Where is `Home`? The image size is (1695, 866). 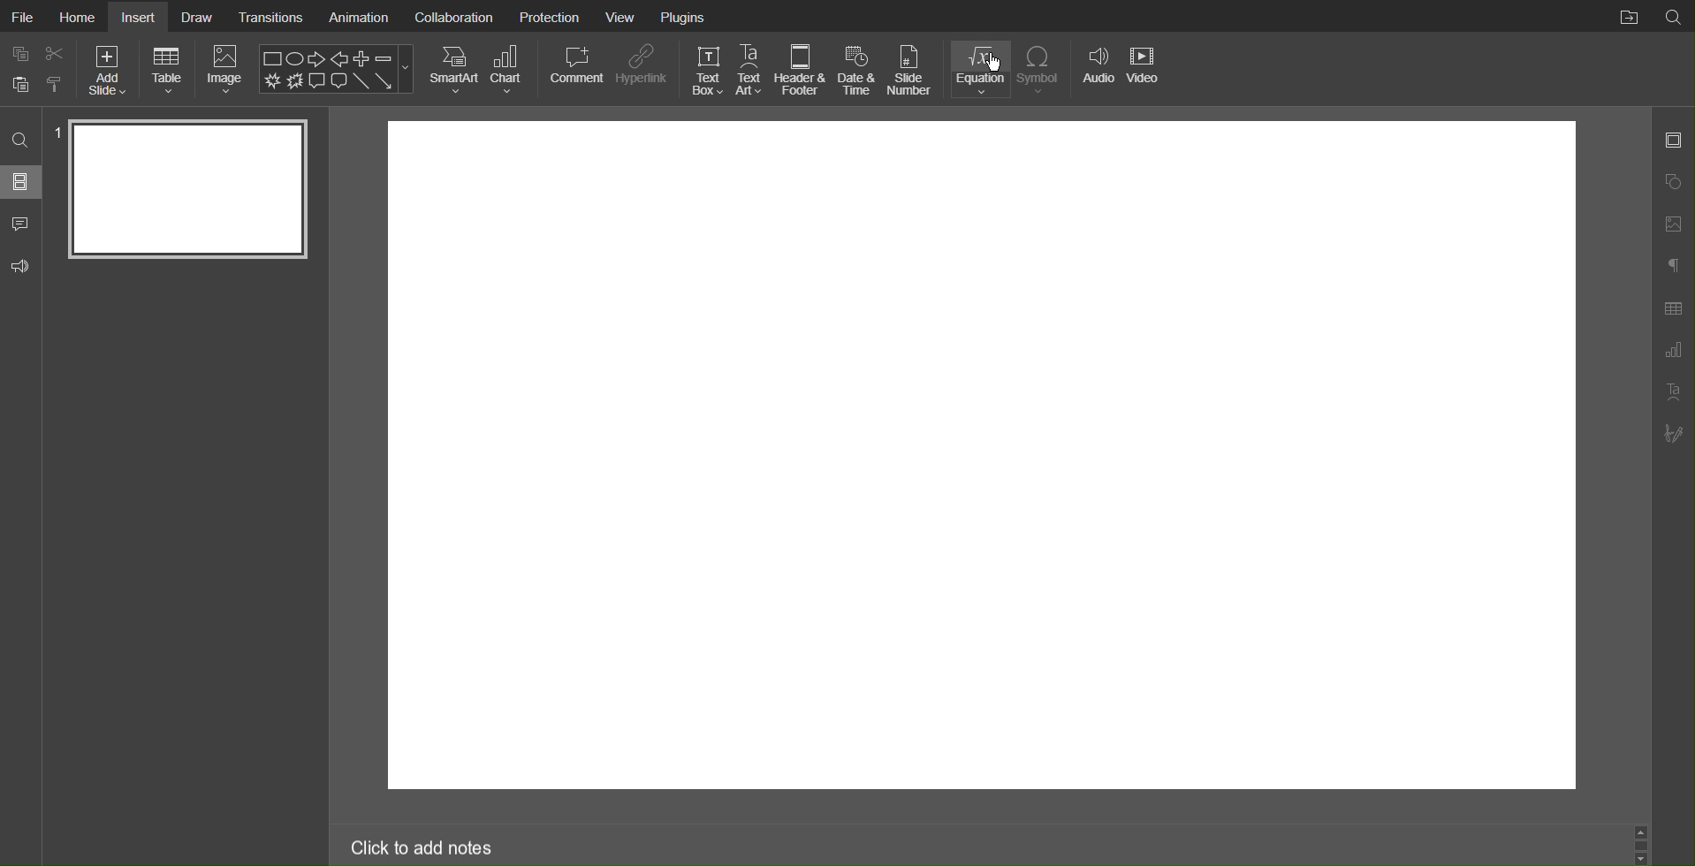 Home is located at coordinates (79, 18).